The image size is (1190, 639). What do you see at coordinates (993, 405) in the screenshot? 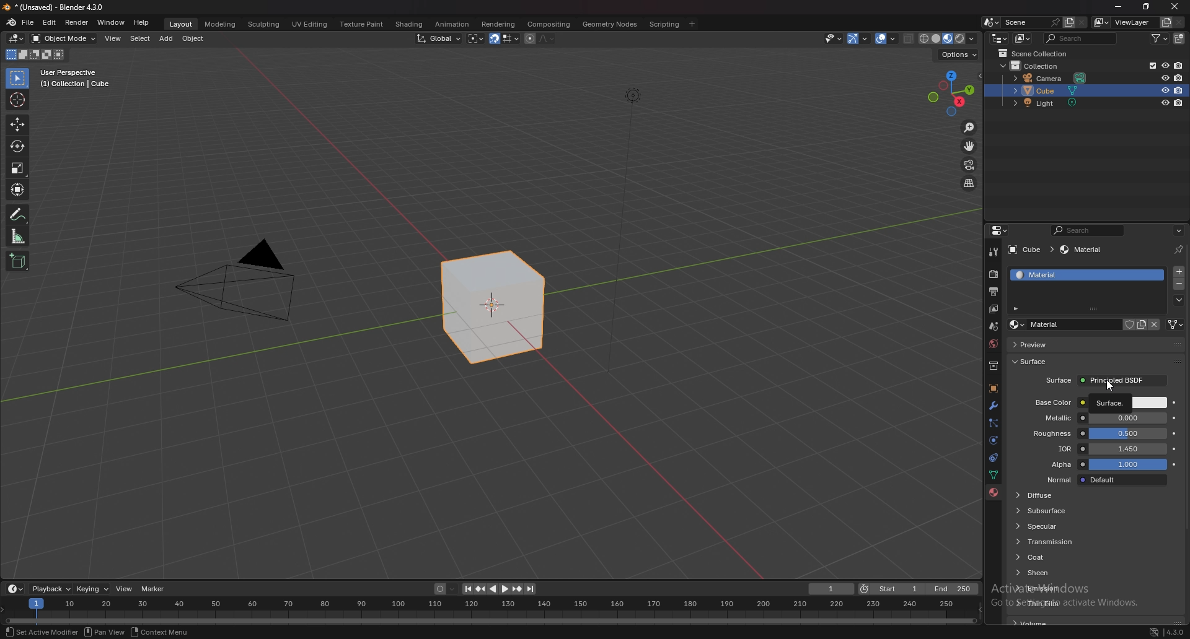
I see `modifier` at bounding box center [993, 405].